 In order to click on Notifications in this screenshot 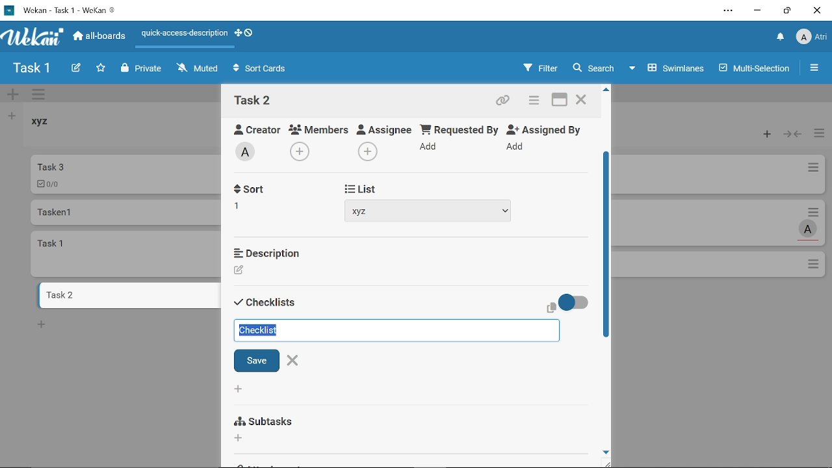, I will do `click(781, 38)`.